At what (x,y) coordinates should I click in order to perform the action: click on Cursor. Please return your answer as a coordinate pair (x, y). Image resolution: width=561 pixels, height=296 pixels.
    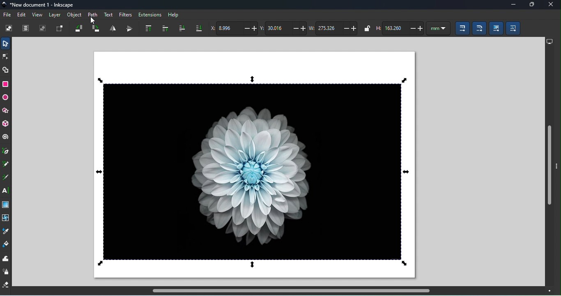
    Looking at the image, I should click on (94, 21).